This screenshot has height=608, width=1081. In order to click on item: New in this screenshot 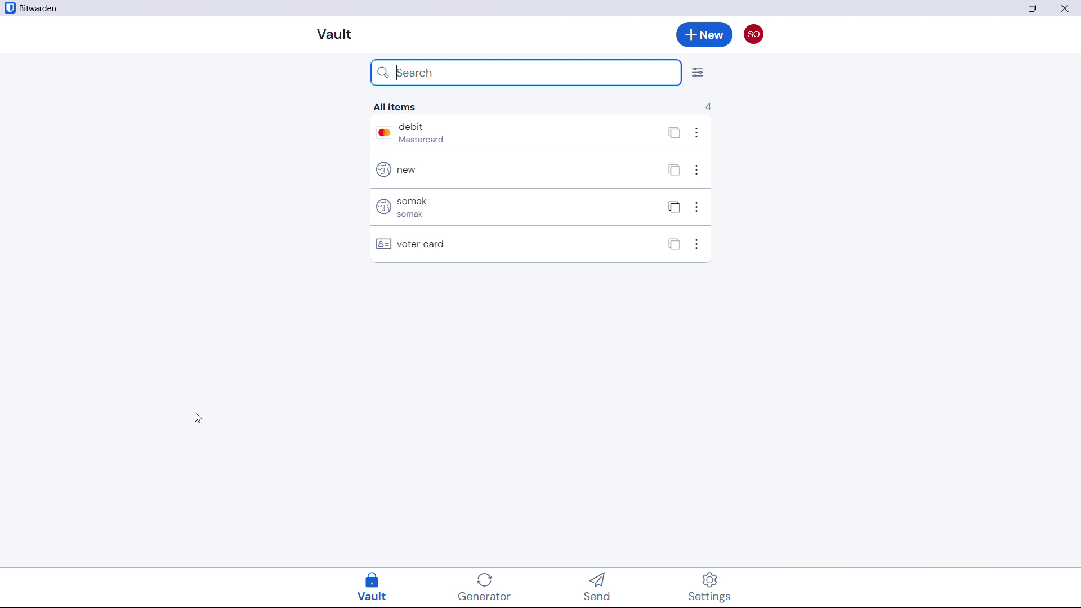, I will do `click(521, 169)`.